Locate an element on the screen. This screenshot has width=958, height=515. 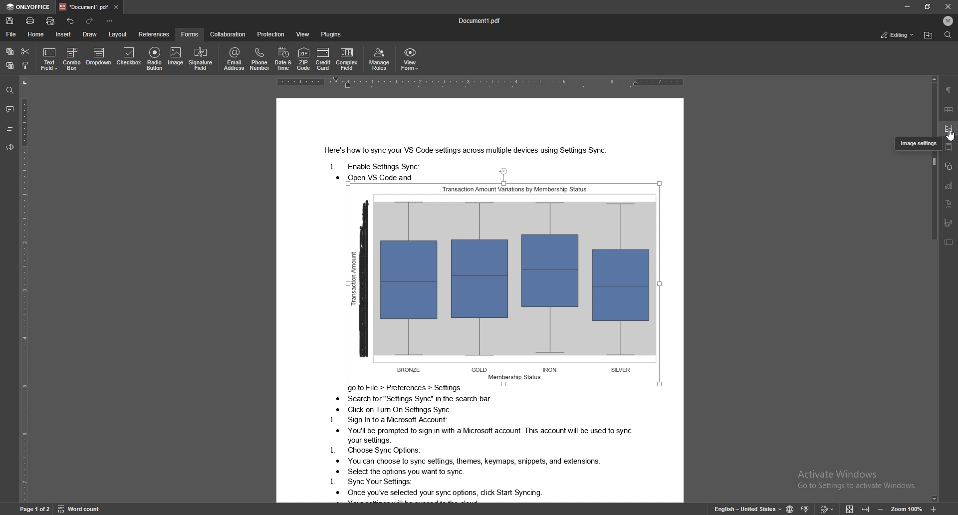
options is located at coordinates (110, 20).